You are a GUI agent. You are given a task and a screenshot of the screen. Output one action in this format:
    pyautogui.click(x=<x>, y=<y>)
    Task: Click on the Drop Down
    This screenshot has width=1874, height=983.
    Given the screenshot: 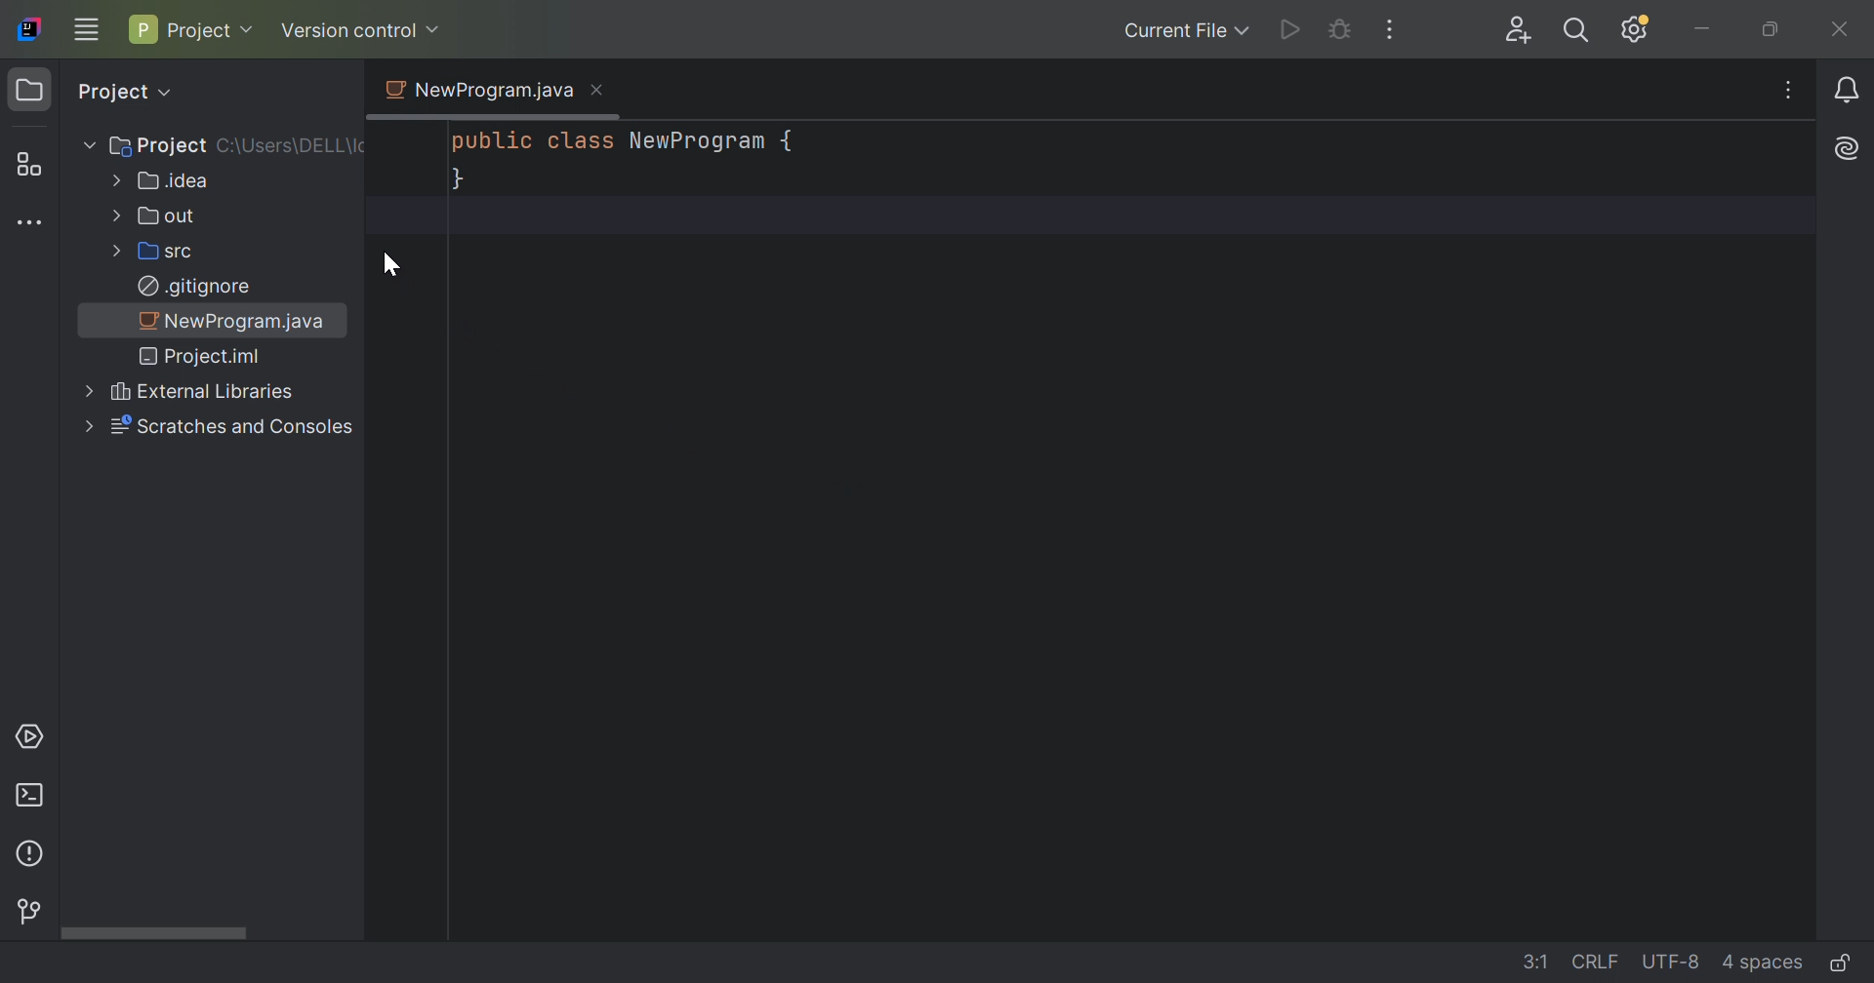 What is the action you would take?
    pyautogui.click(x=1245, y=31)
    